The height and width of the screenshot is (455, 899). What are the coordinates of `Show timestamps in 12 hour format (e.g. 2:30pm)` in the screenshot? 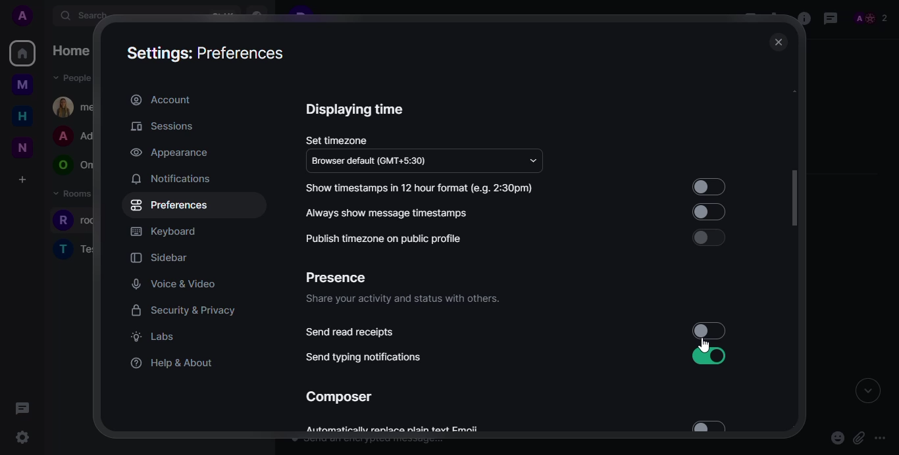 It's located at (423, 188).